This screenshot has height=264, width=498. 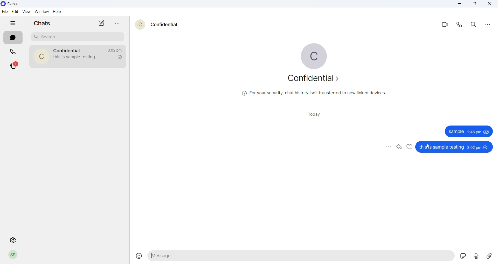 I want to click on , so click(x=455, y=146).